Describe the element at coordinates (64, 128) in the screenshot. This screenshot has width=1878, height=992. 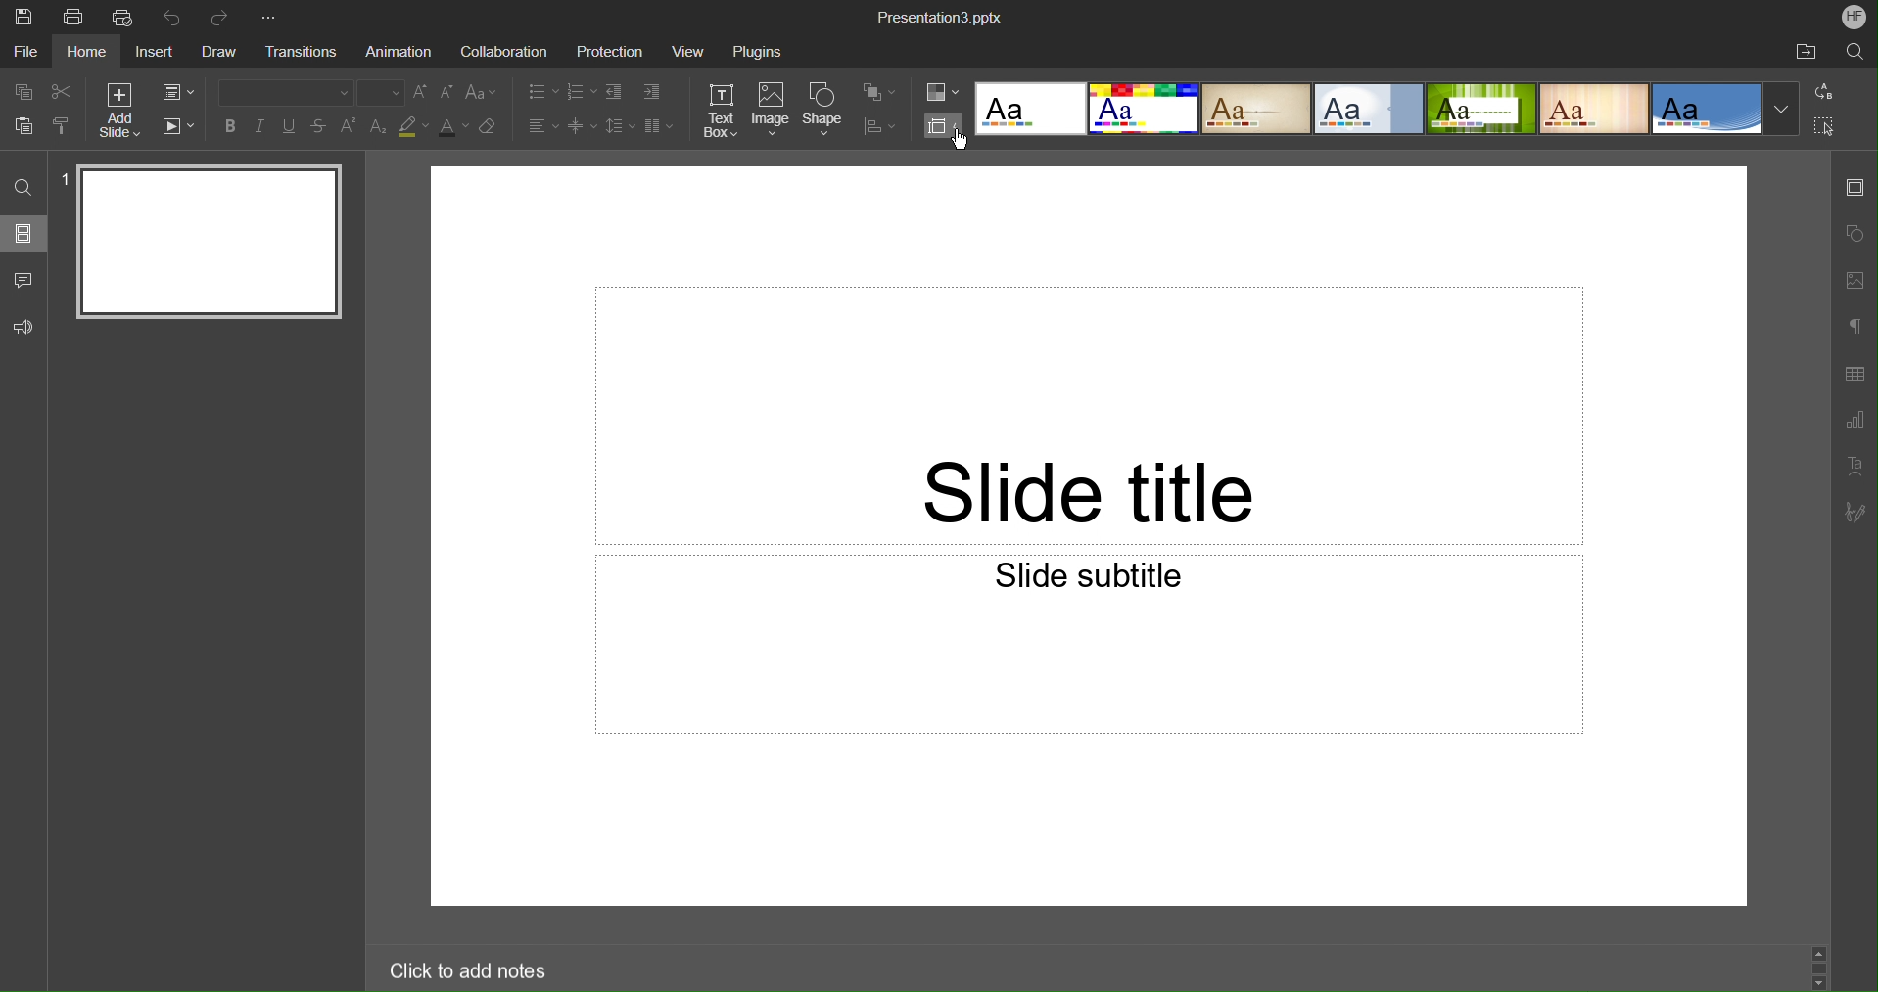
I see `Copy Style` at that location.